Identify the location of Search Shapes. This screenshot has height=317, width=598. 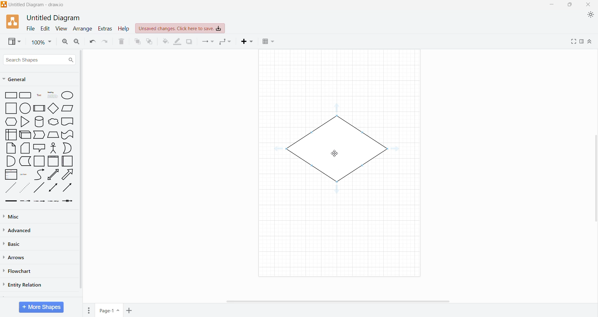
(40, 59).